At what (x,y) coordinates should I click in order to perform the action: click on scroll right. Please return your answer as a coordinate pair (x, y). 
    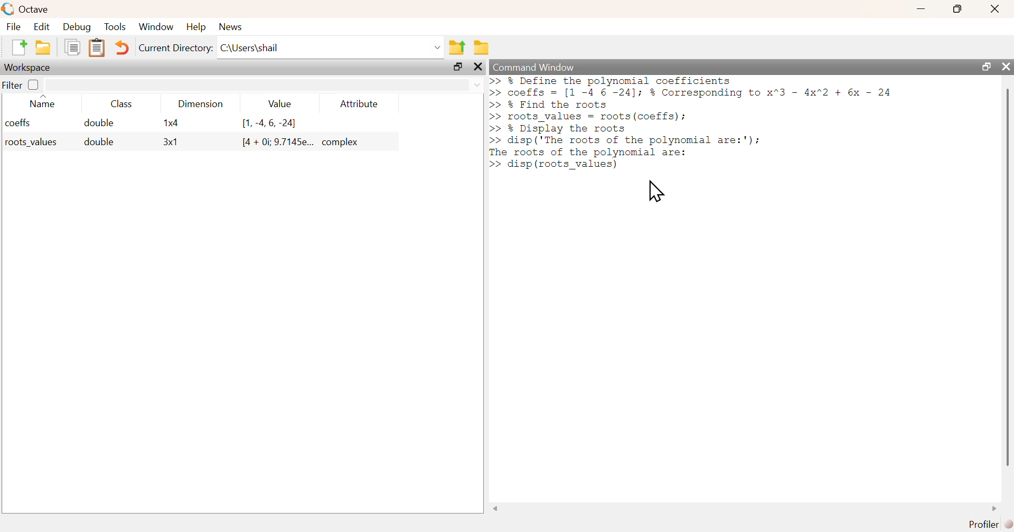
    Looking at the image, I should click on (997, 508).